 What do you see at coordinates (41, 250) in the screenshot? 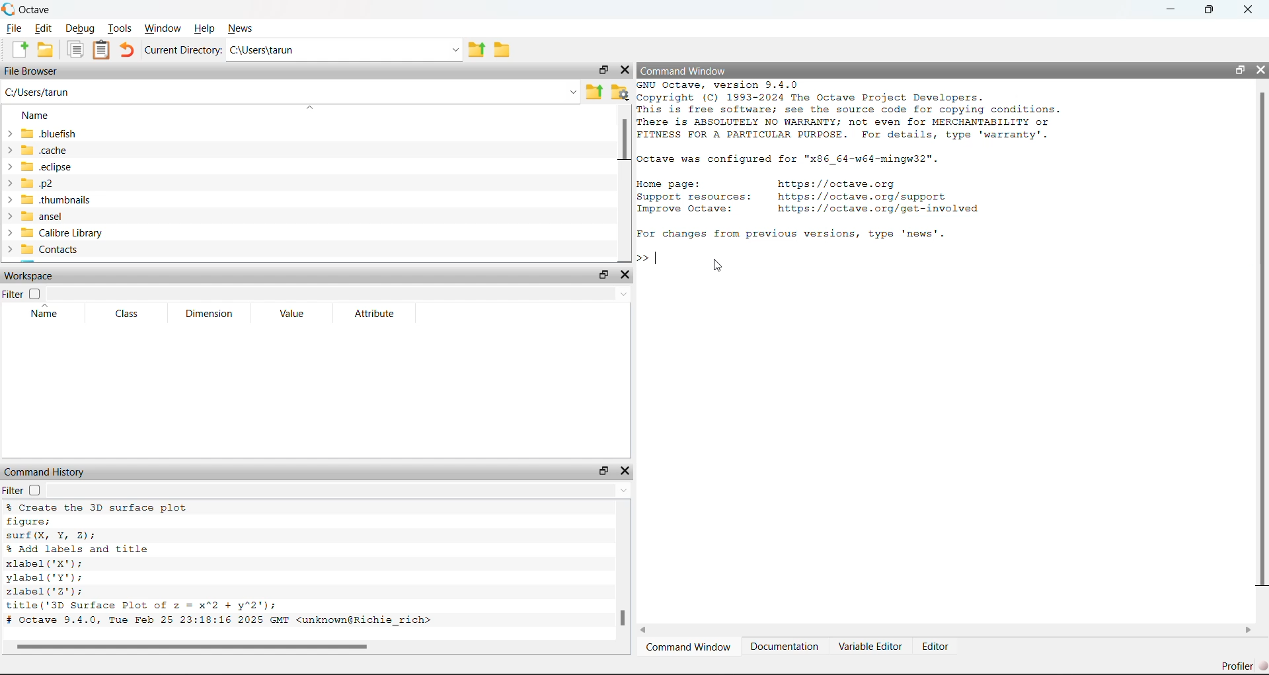
I see `Contacts` at bounding box center [41, 250].